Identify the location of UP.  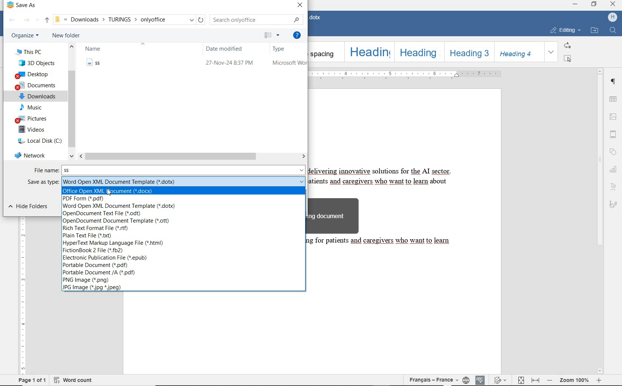
(47, 20).